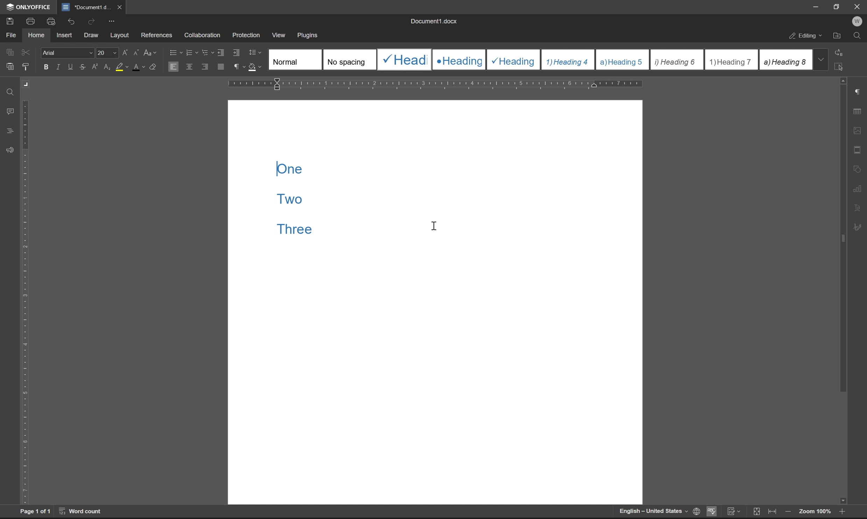 The image size is (867, 519). Describe the element at coordinates (857, 112) in the screenshot. I see `table settings` at that location.